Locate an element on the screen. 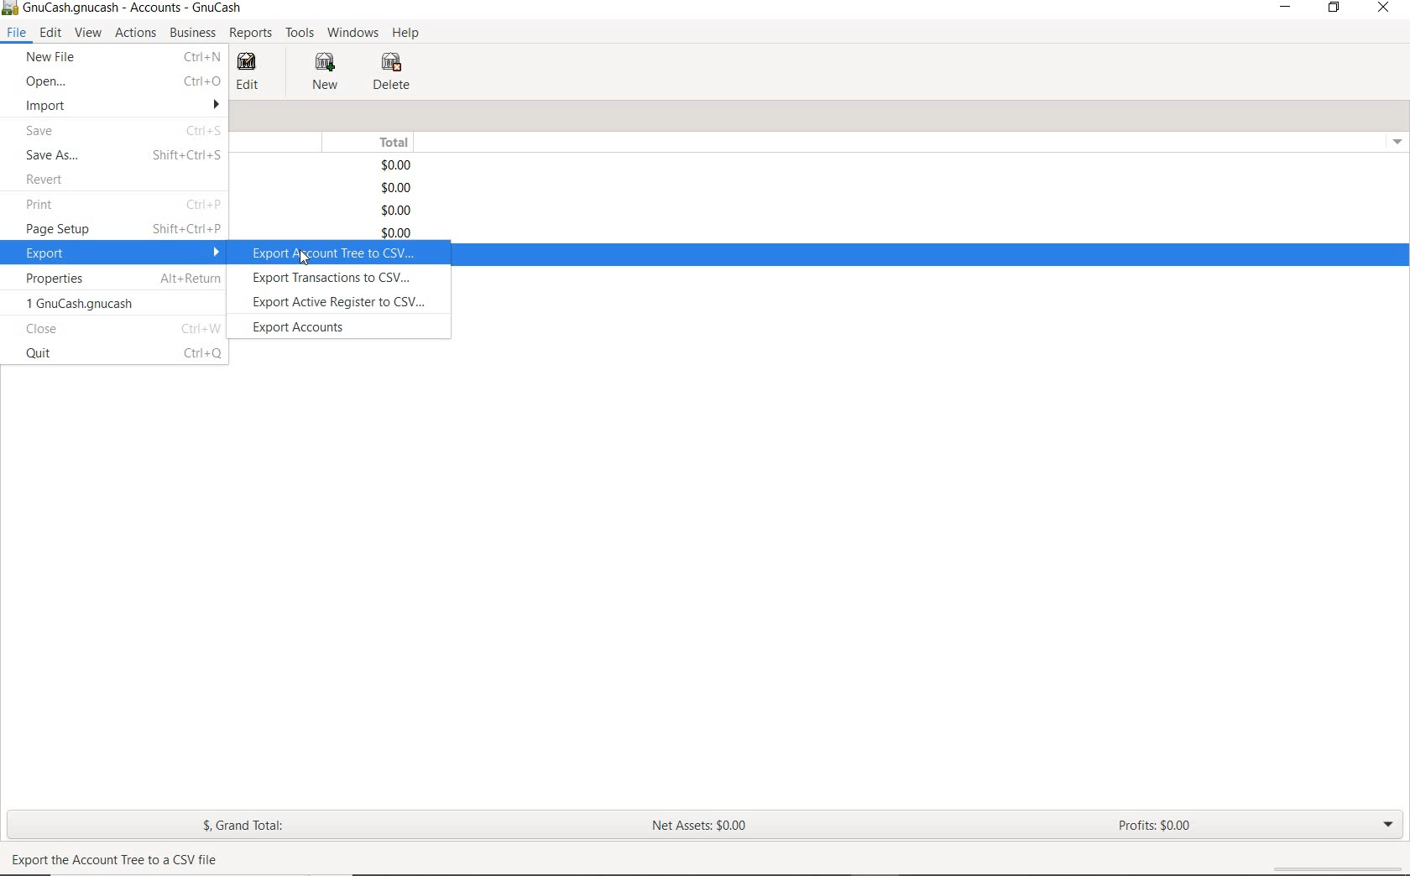  export account tree to csv is located at coordinates (338, 253).